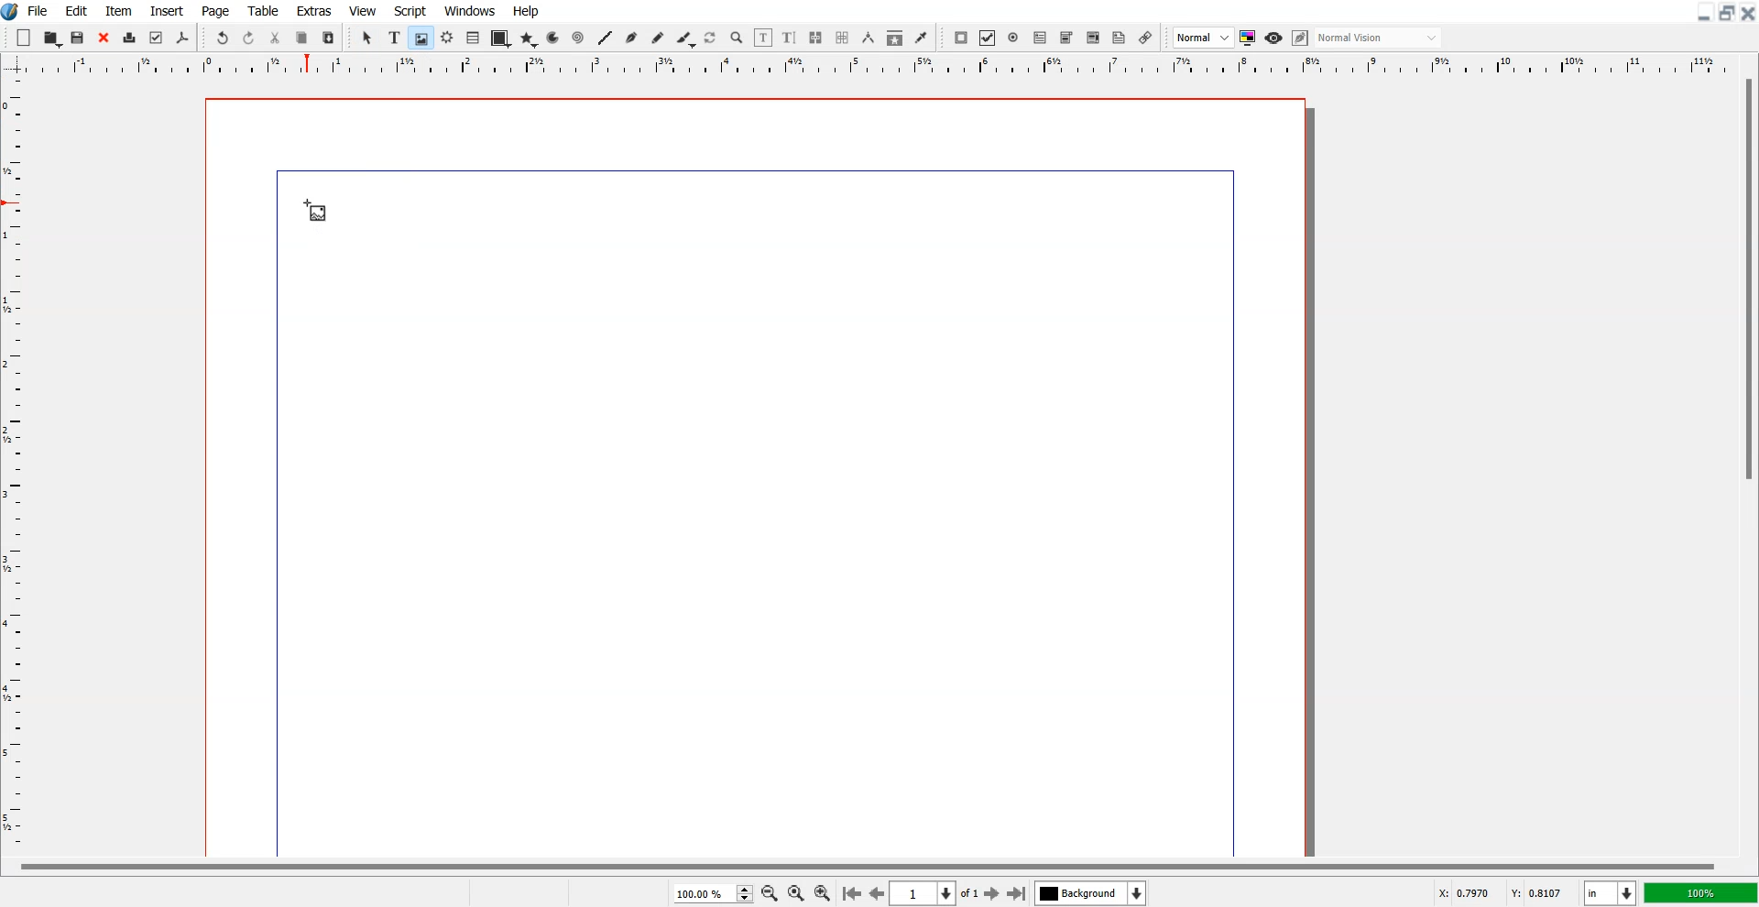 The height and width of the screenshot is (907, 1759). Describe the element at coordinates (1146, 38) in the screenshot. I see `Link Annotation` at that location.